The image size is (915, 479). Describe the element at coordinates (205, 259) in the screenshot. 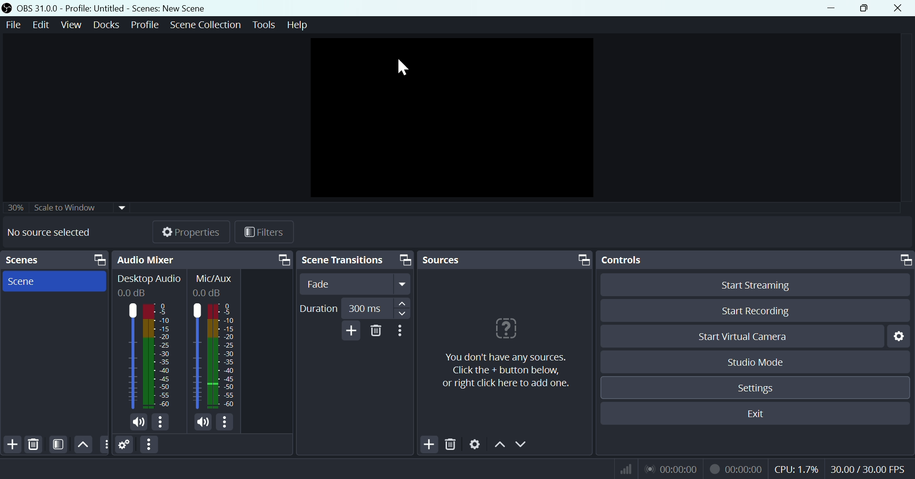

I see `Audio mixer` at that location.